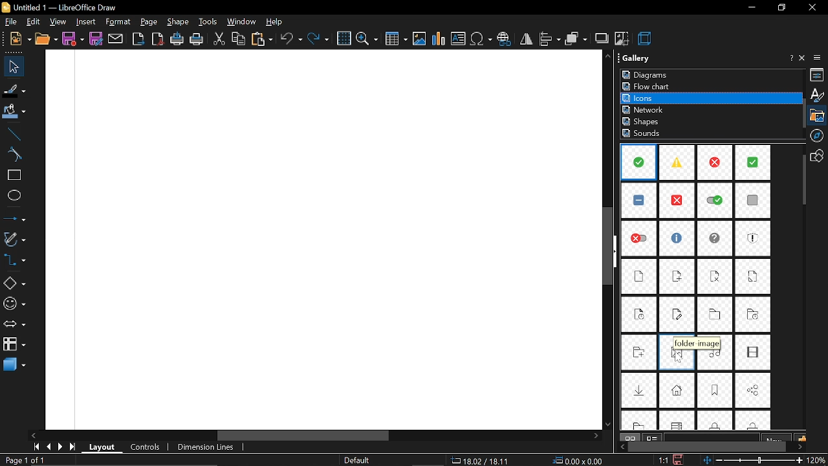 Image resolution: width=828 pixels, height=466 pixels. What do you see at coordinates (650, 60) in the screenshot?
I see `Gallery` at bounding box center [650, 60].